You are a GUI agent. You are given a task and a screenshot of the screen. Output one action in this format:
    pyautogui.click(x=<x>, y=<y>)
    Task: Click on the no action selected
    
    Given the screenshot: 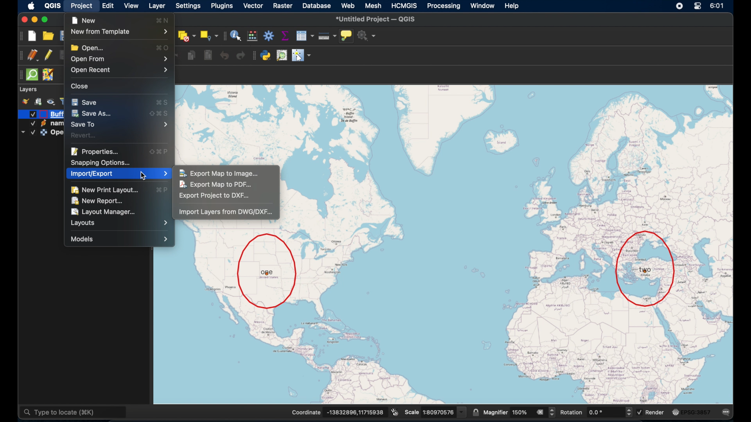 What is the action you would take?
    pyautogui.click(x=368, y=36)
    